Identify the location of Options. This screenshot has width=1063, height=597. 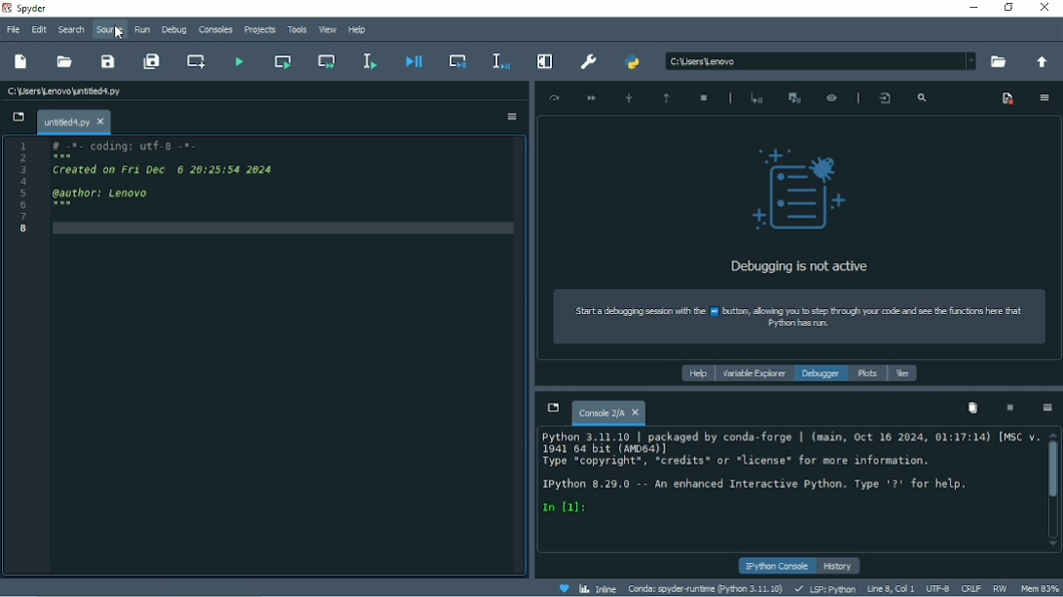
(1047, 408).